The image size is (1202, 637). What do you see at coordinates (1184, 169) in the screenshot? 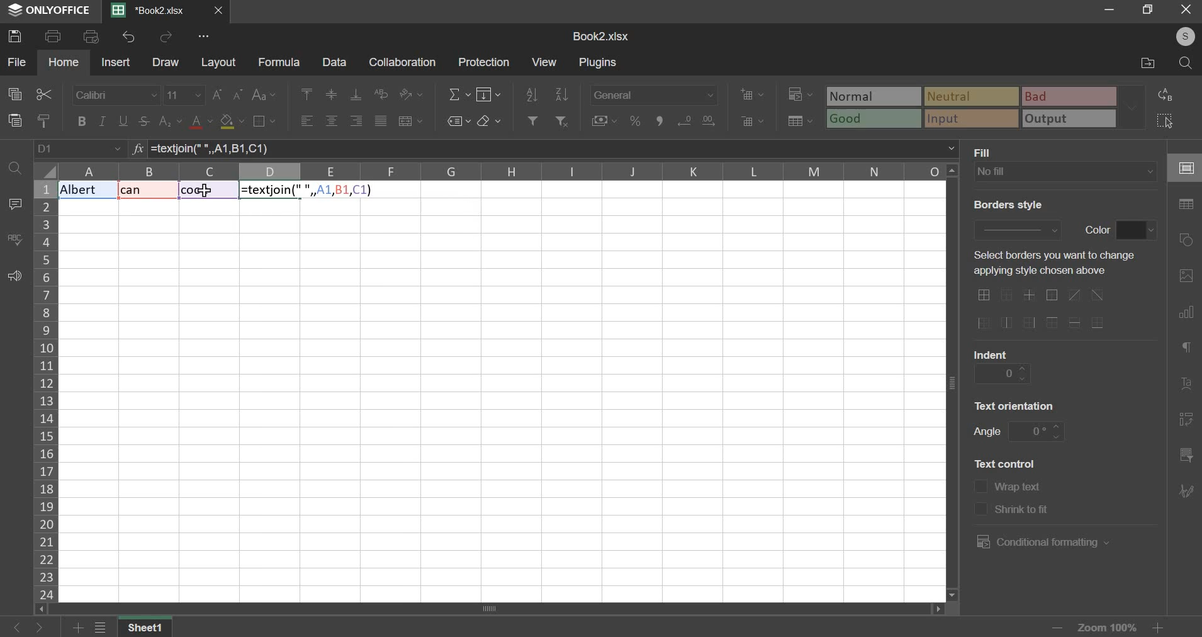
I see `cell` at bounding box center [1184, 169].